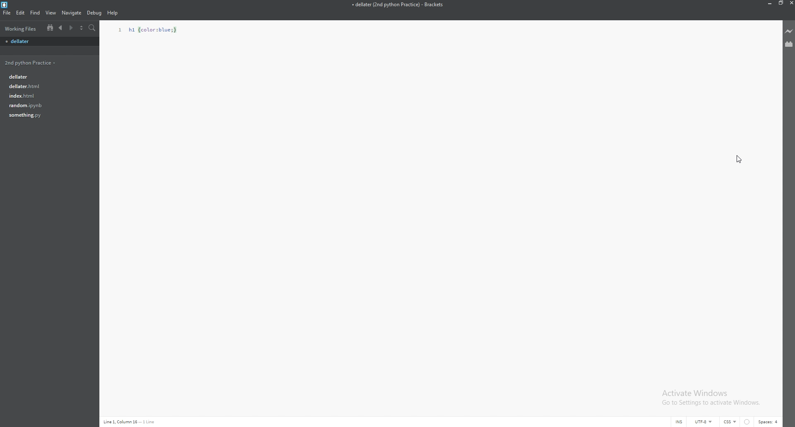 This screenshot has width=795, height=427. Describe the element at coordinates (93, 28) in the screenshot. I see `search` at that location.